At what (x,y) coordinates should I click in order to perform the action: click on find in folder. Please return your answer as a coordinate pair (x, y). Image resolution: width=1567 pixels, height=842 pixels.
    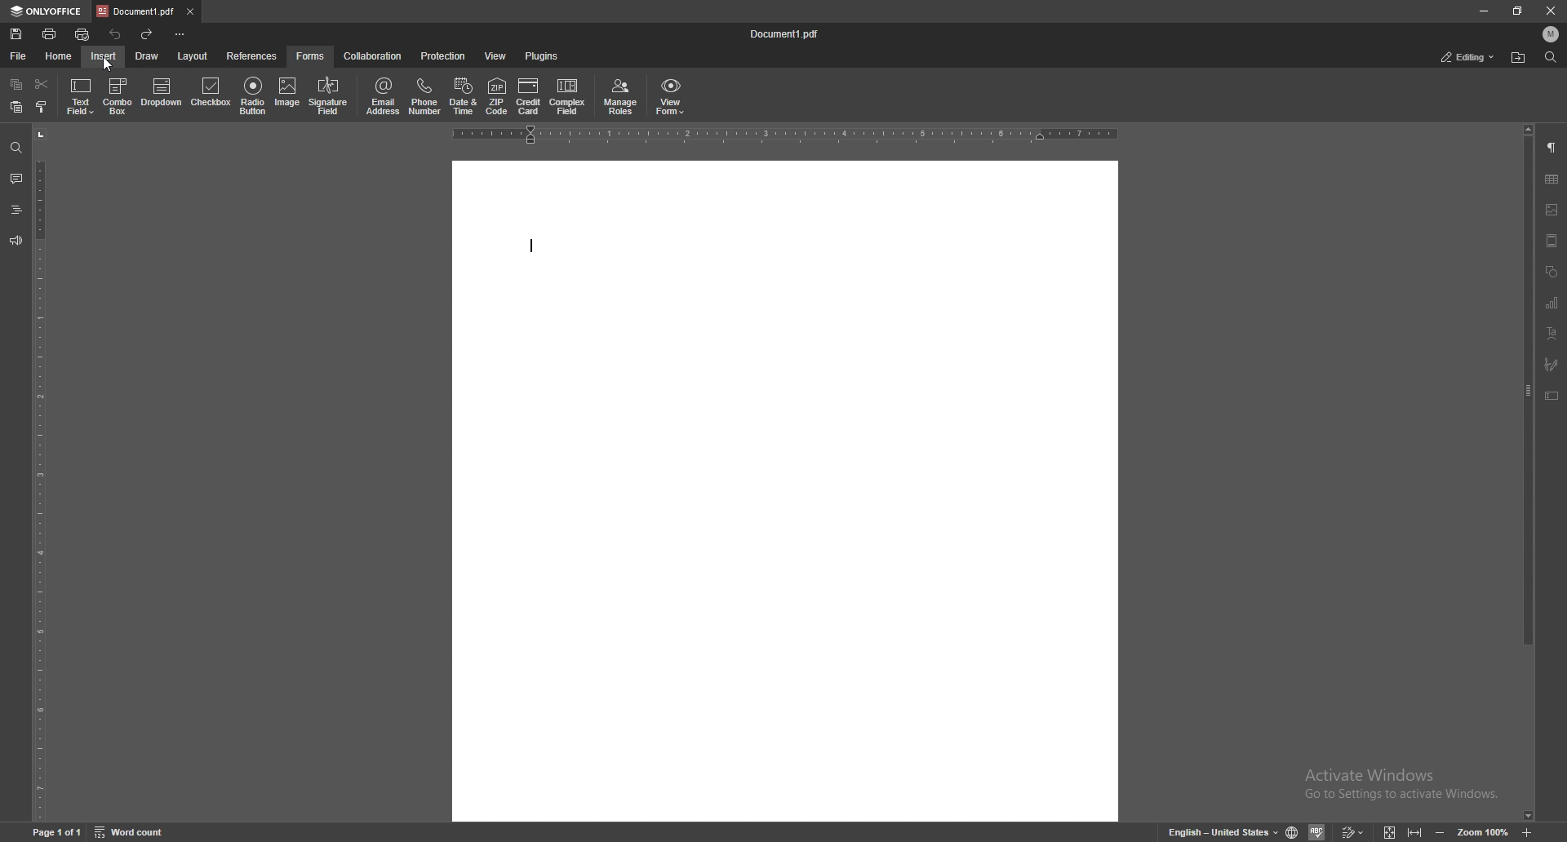
    Looking at the image, I should click on (1518, 58).